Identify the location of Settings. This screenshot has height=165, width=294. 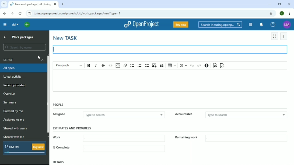
(284, 36).